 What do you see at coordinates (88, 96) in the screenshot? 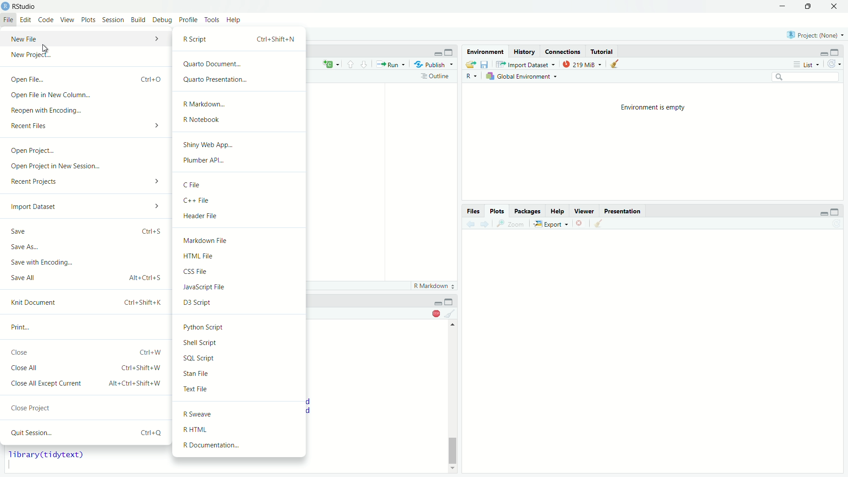
I see `Open File in New Column...` at bounding box center [88, 96].